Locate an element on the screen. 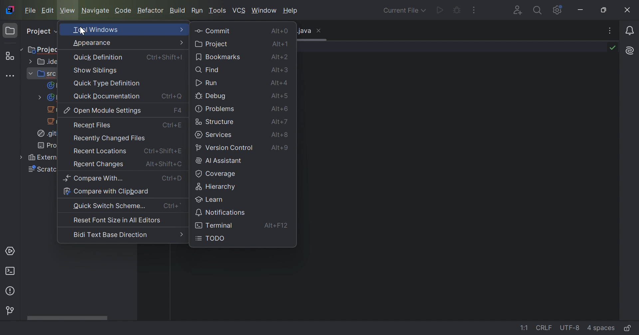 This screenshot has width=639, height=335. Alt+F12 is located at coordinates (278, 226).